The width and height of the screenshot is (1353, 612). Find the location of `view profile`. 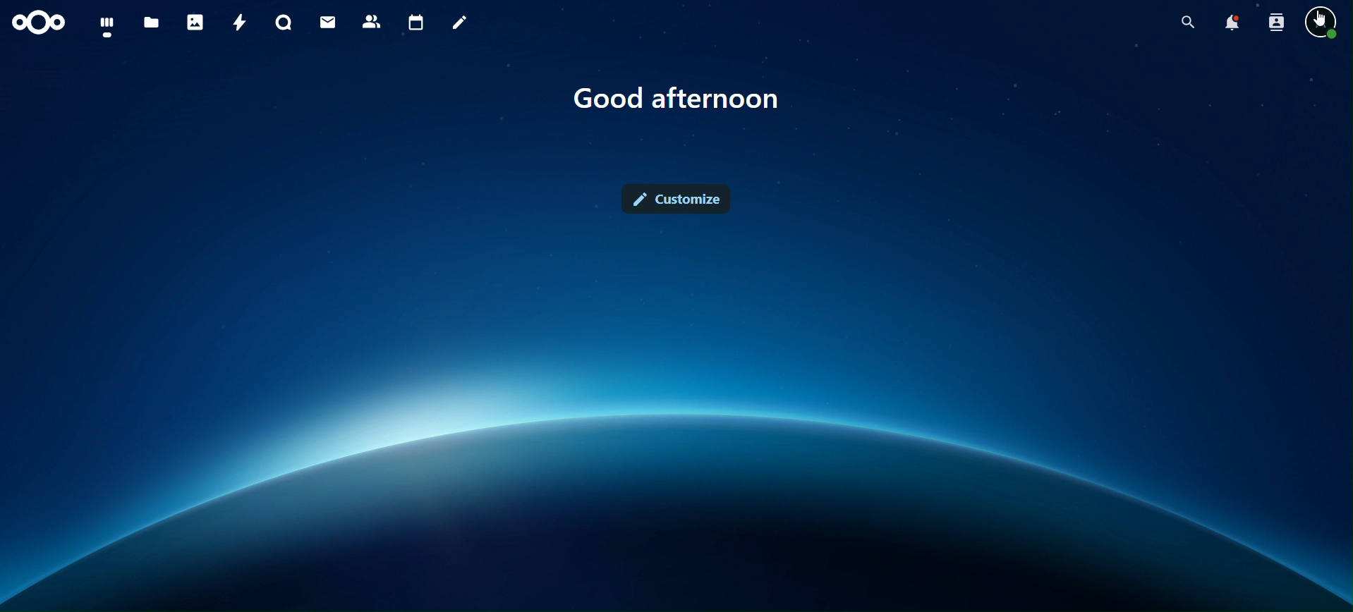

view profile is located at coordinates (1320, 23).